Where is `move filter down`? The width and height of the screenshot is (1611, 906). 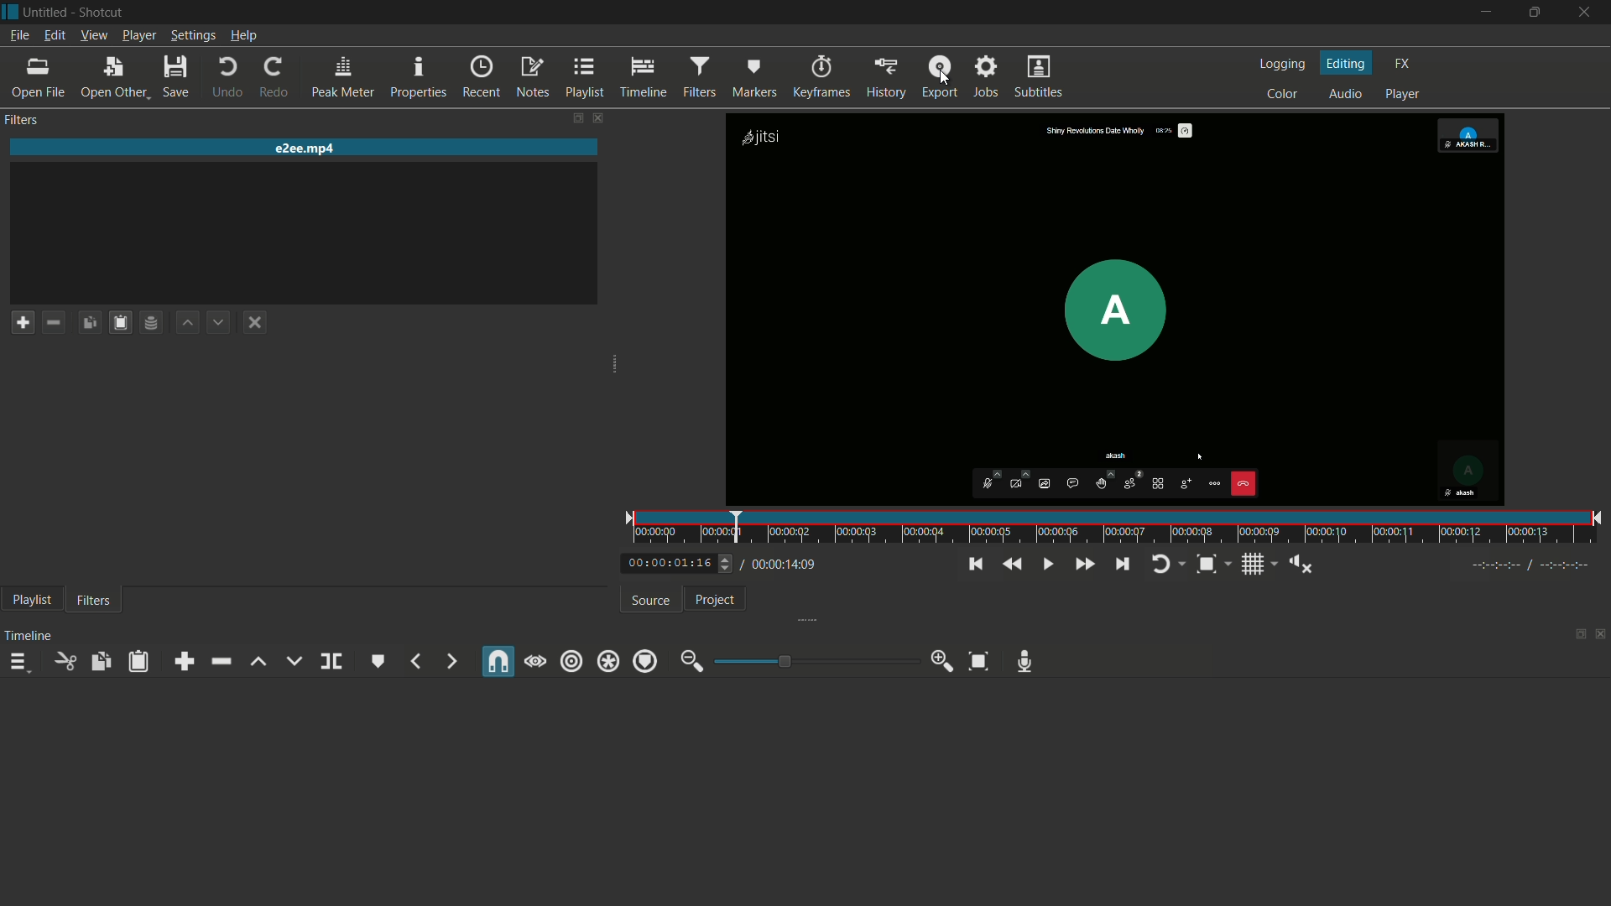 move filter down is located at coordinates (220, 324).